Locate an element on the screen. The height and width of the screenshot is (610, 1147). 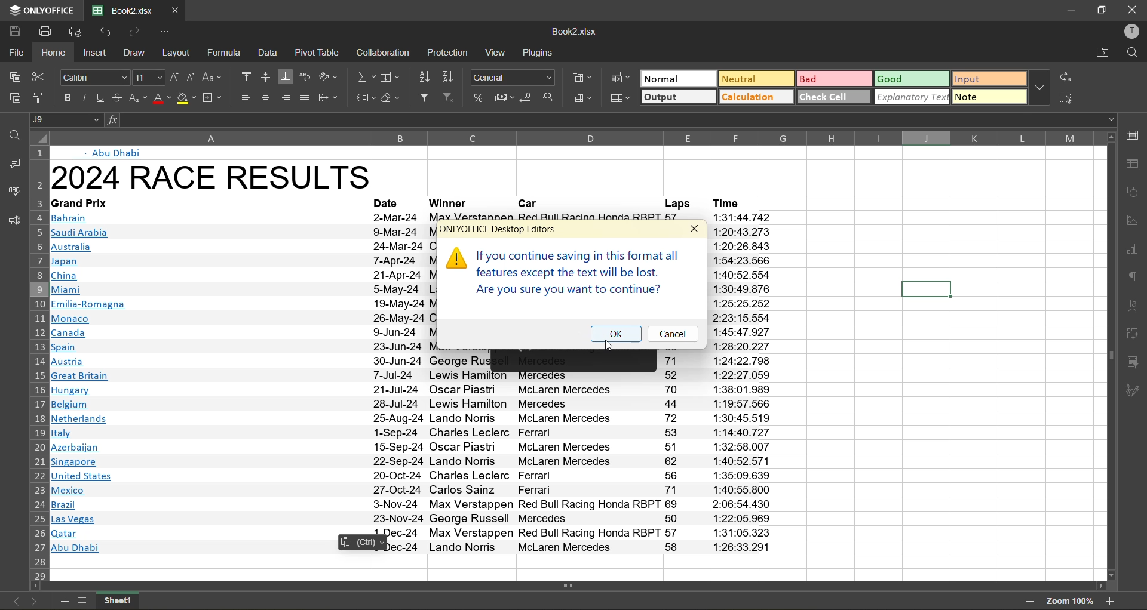
decrease decimal is located at coordinates (526, 97).